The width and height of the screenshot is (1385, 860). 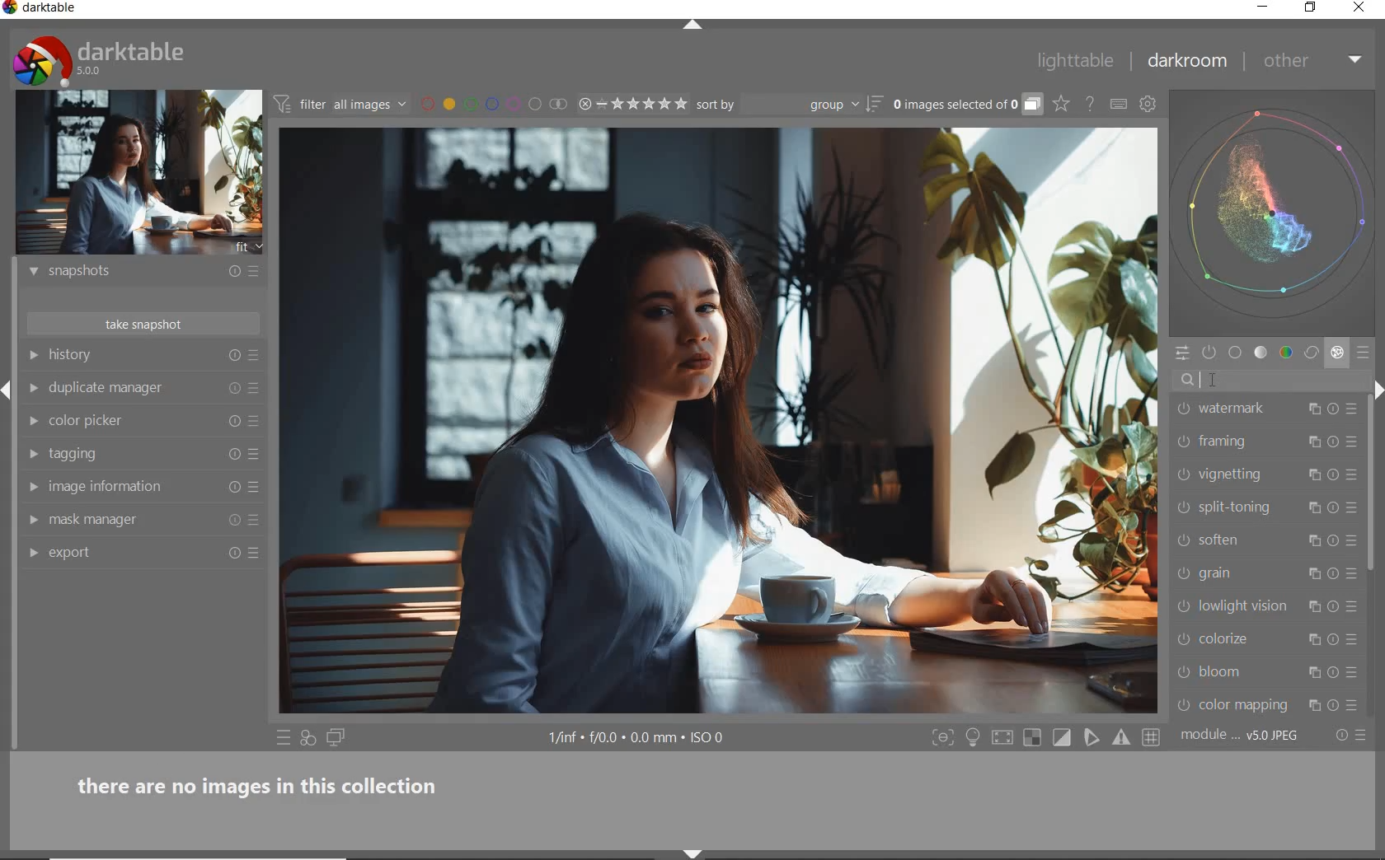 I want to click on multiple instance actions, so click(x=1317, y=538).